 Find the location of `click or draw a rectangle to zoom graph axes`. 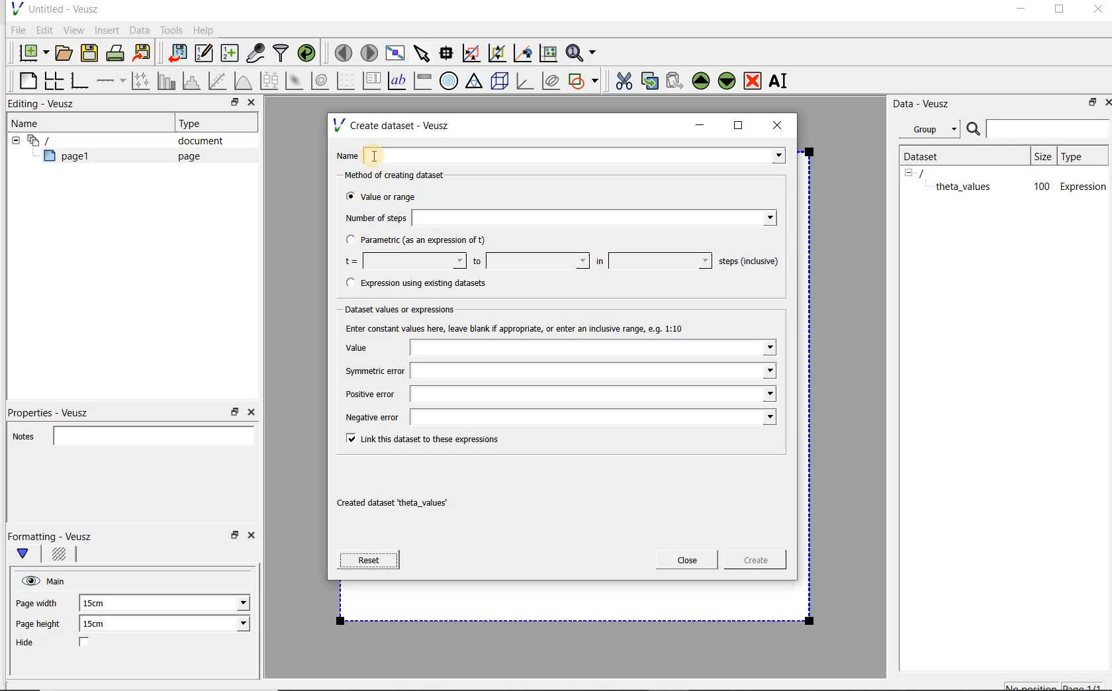

click or draw a rectangle to zoom graph axes is located at coordinates (474, 54).